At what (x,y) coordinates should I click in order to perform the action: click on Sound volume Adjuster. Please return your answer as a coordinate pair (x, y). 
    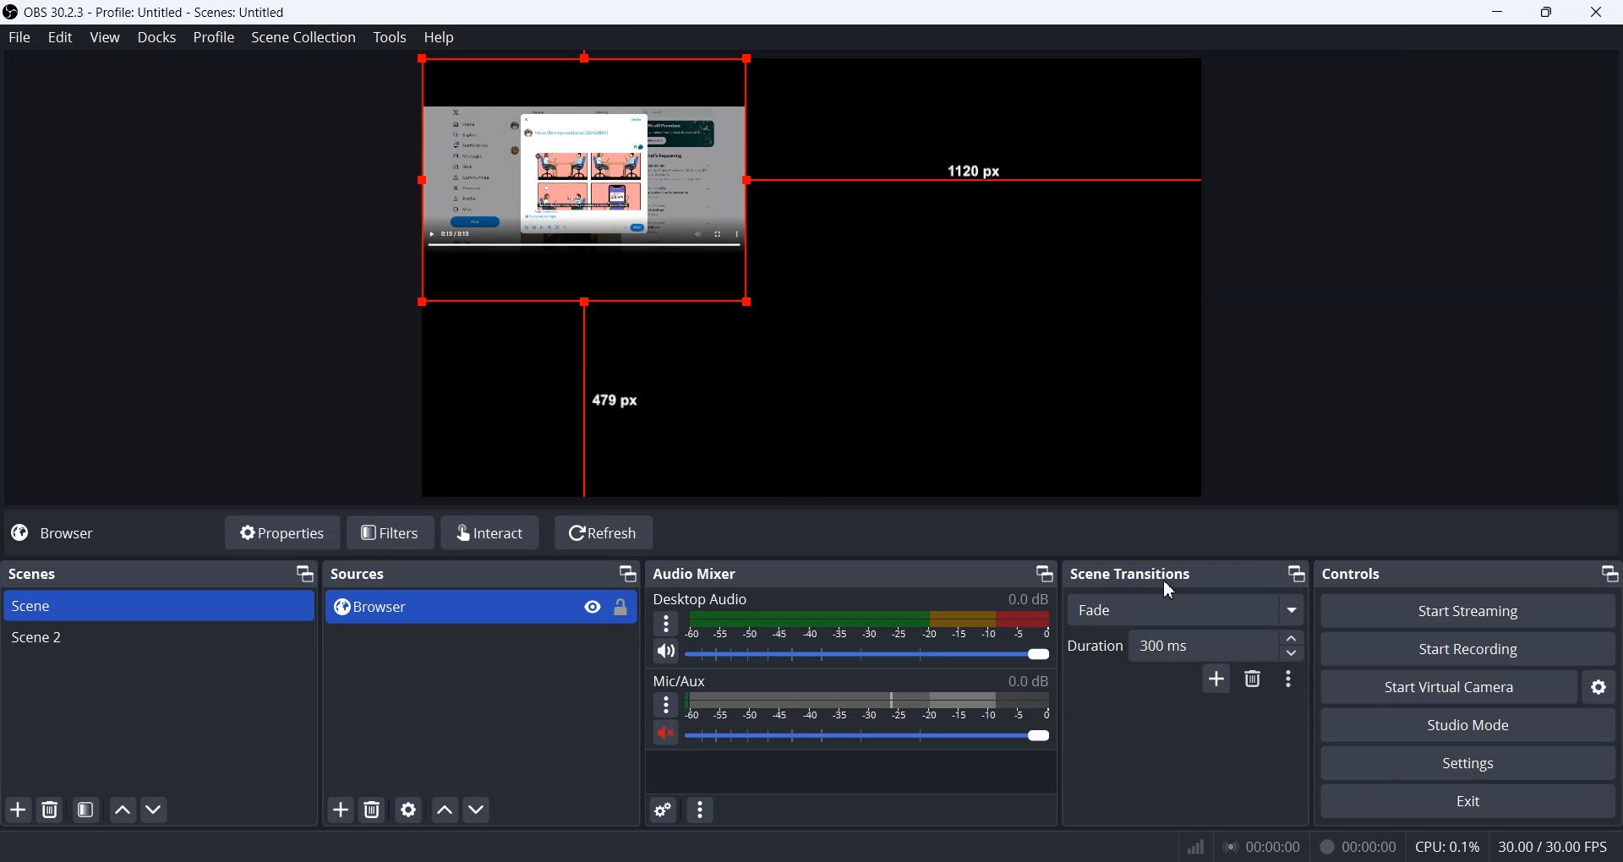
    Looking at the image, I should click on (869, 653).